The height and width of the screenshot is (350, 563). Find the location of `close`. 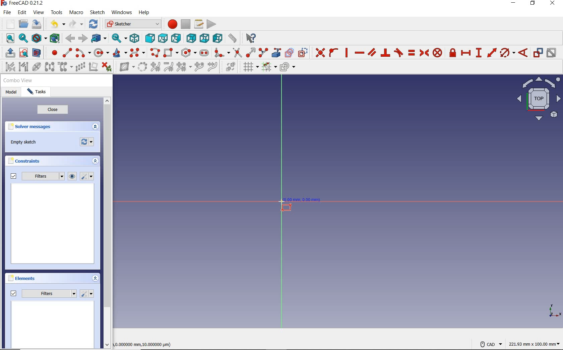

close is located at coordinates (53, 111).